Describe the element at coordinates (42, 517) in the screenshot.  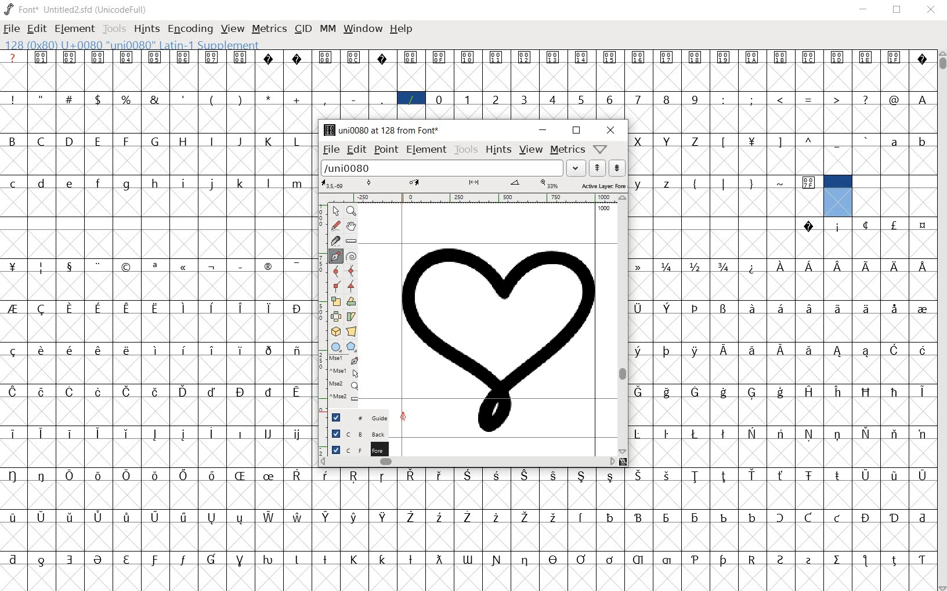
I see `glyph` at that location.